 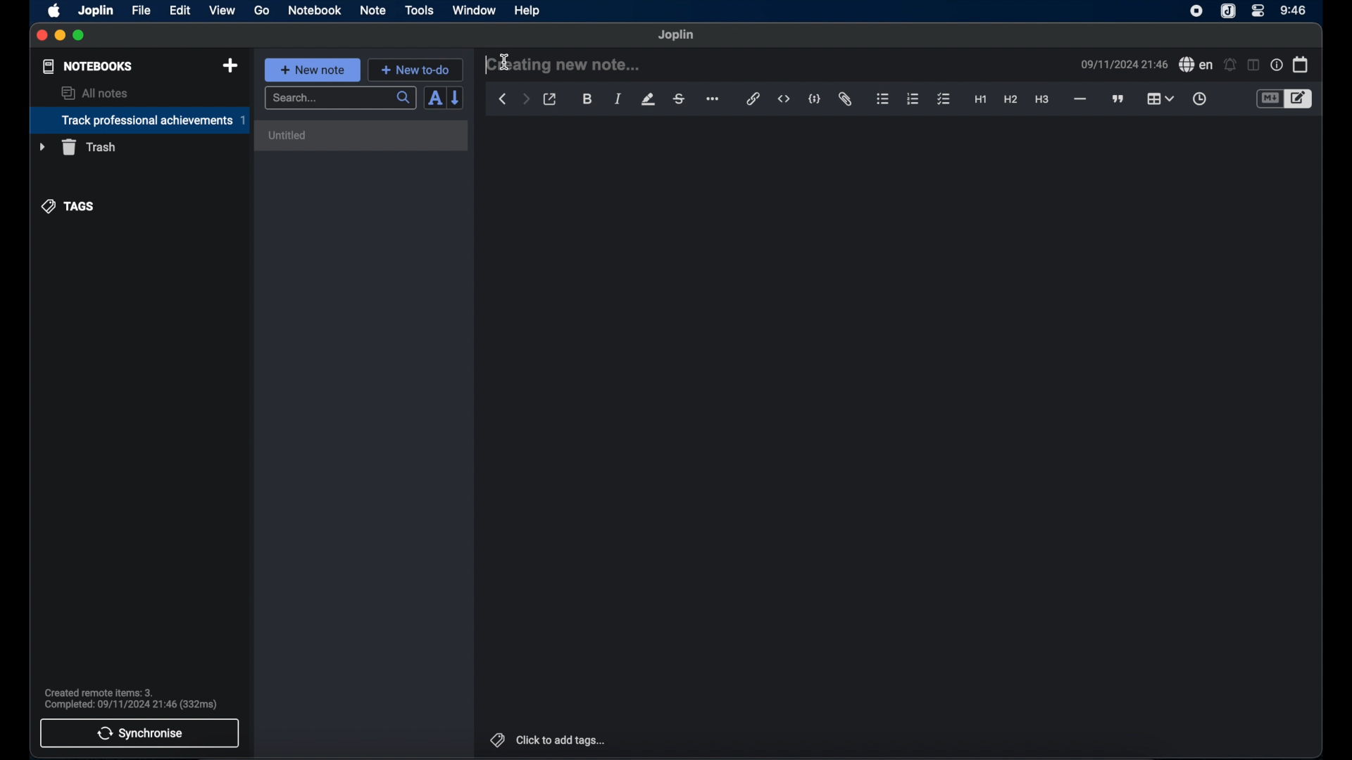 I want to click on toggle editor, so click(x=1268, y=99).